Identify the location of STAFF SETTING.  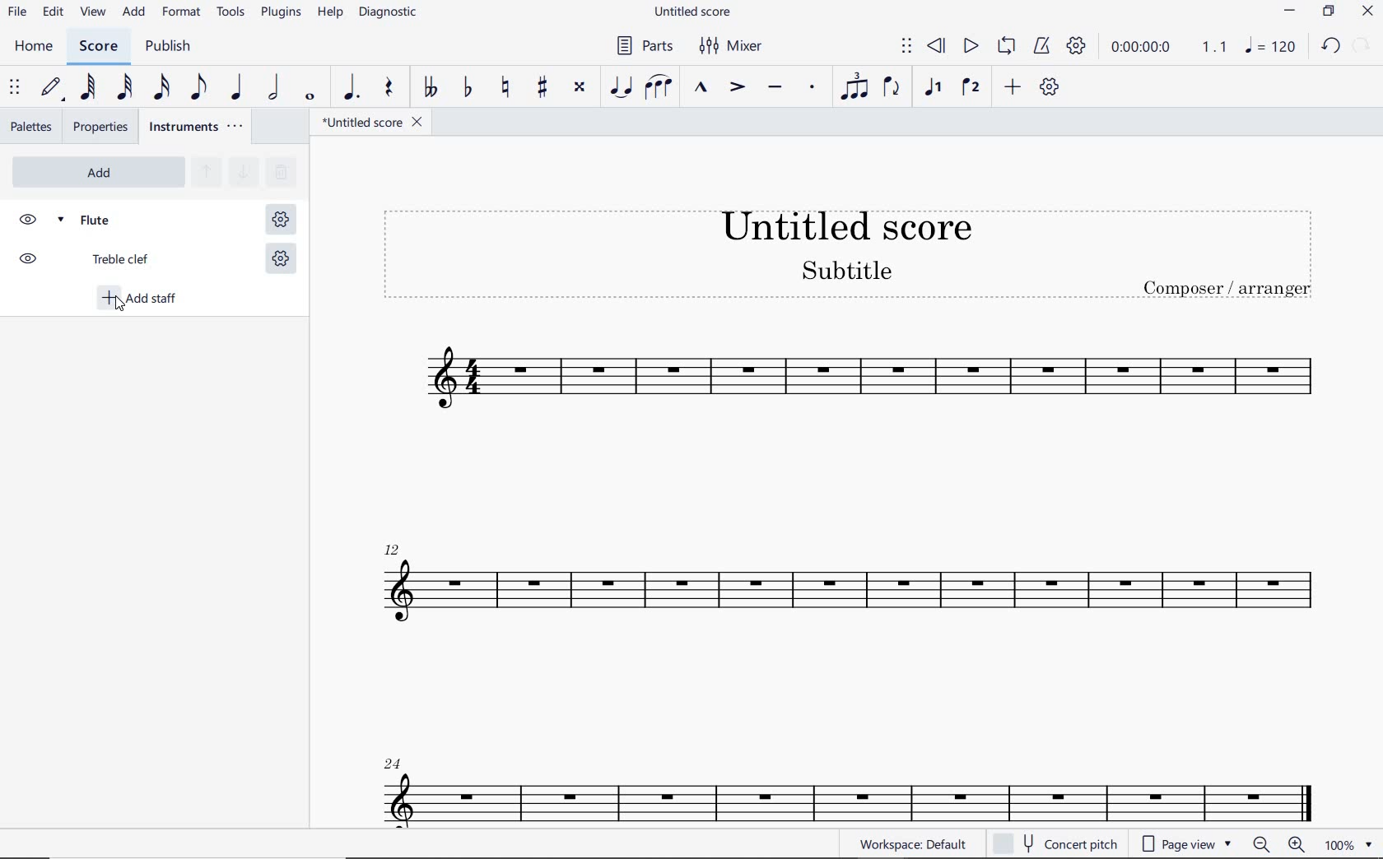
(280, 257).